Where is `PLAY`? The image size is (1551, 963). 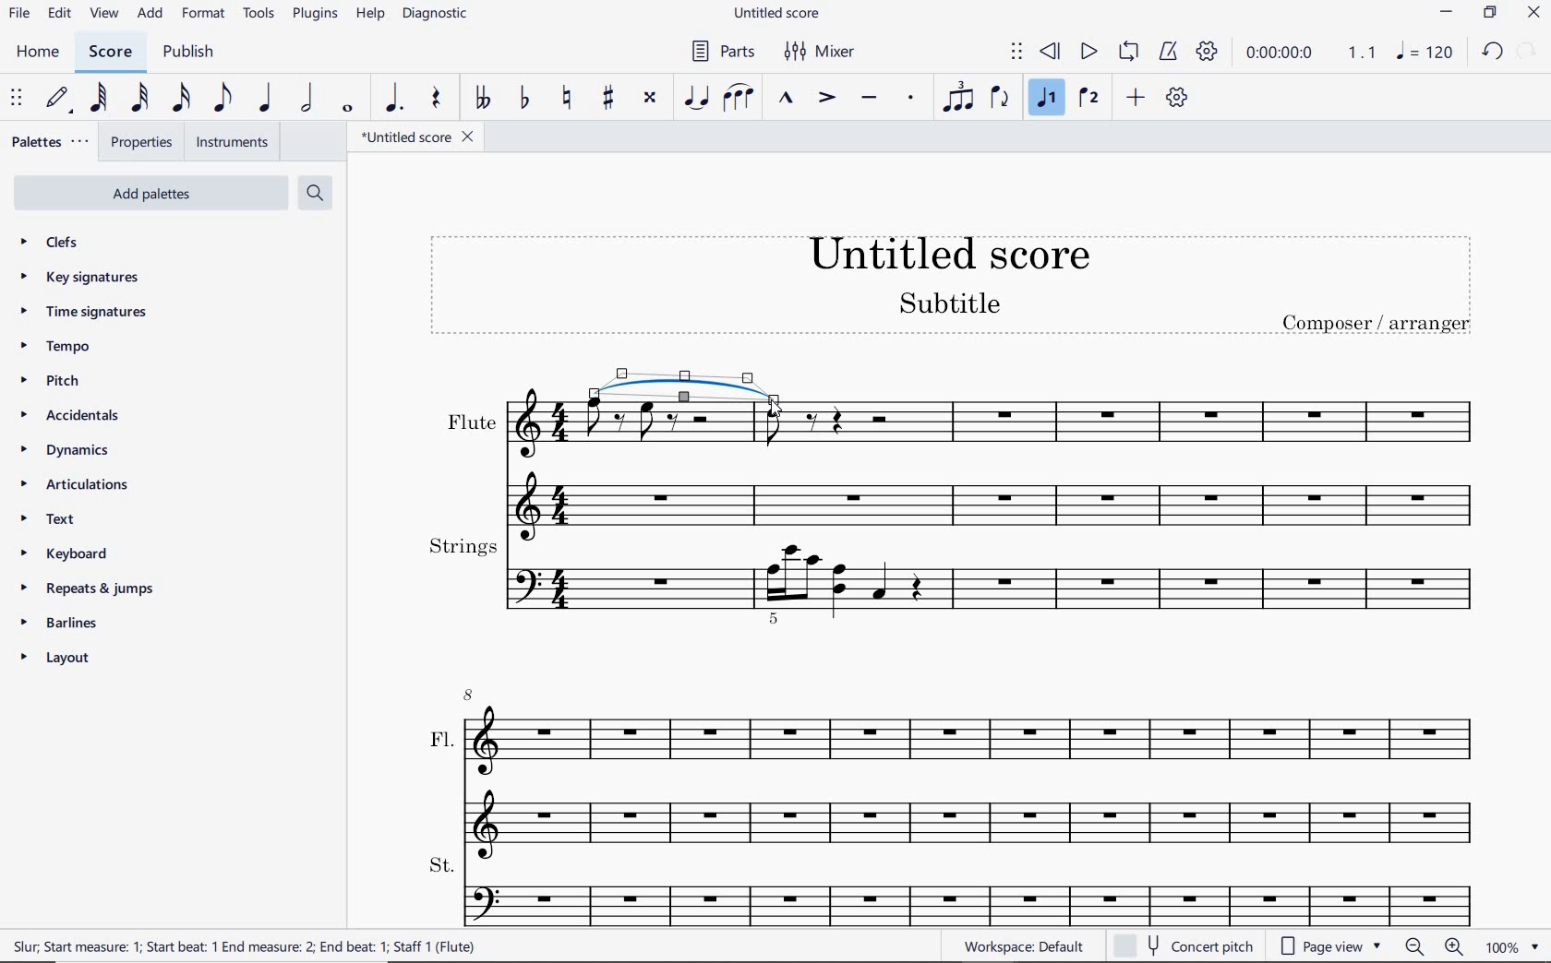 PLAY is located at coordinates (1088, 50).